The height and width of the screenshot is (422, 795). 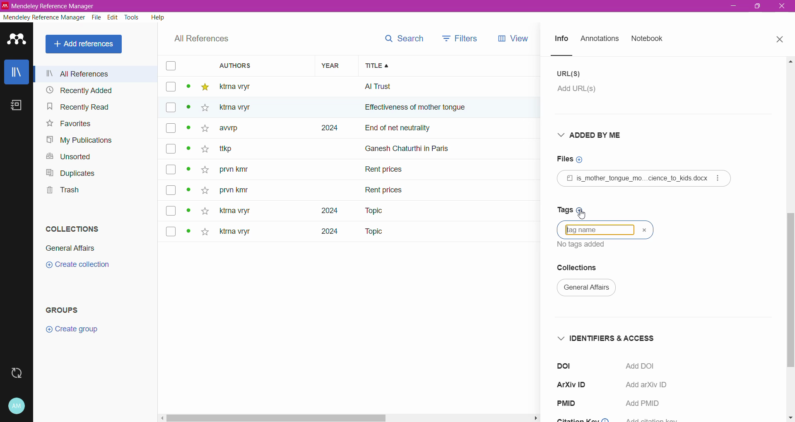 I want to click on star, so click(x=205, y=210).